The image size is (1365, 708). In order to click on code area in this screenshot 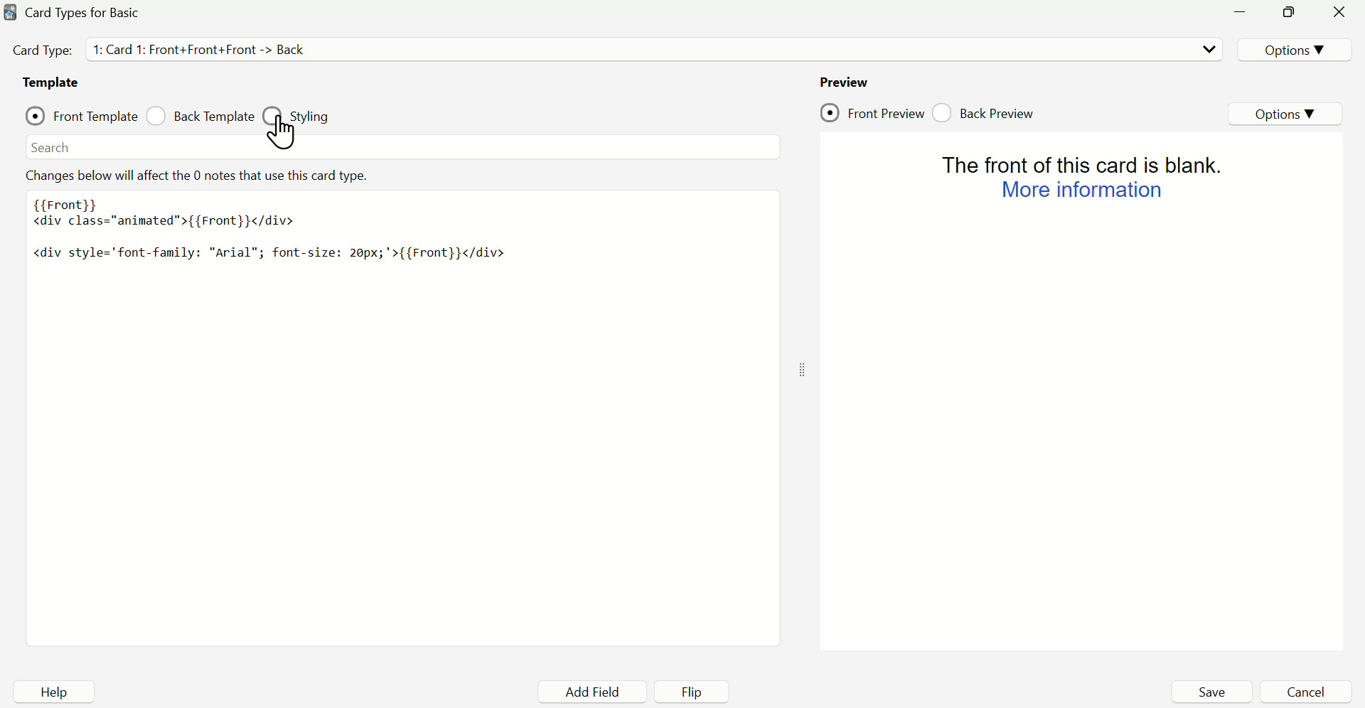, I will do `click(401, 405)`.